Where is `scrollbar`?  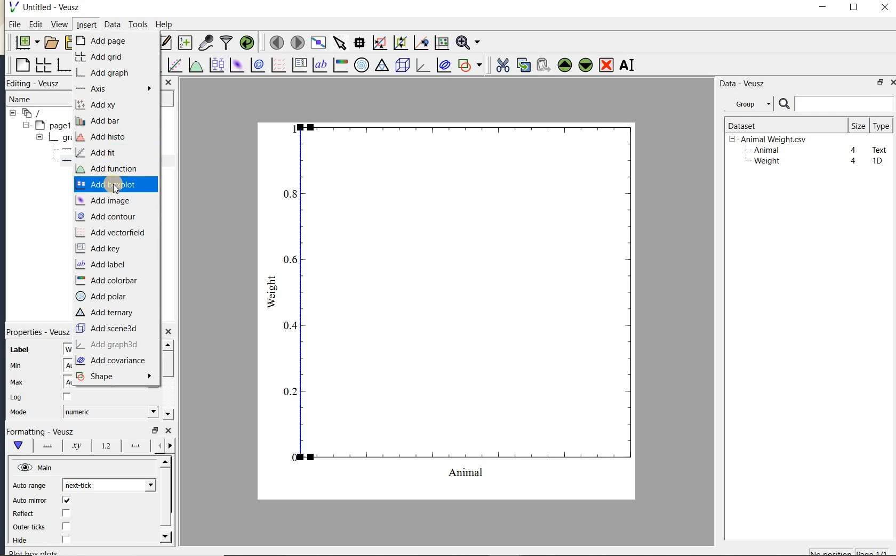 scrollbar is located at coordinates (166, 500).